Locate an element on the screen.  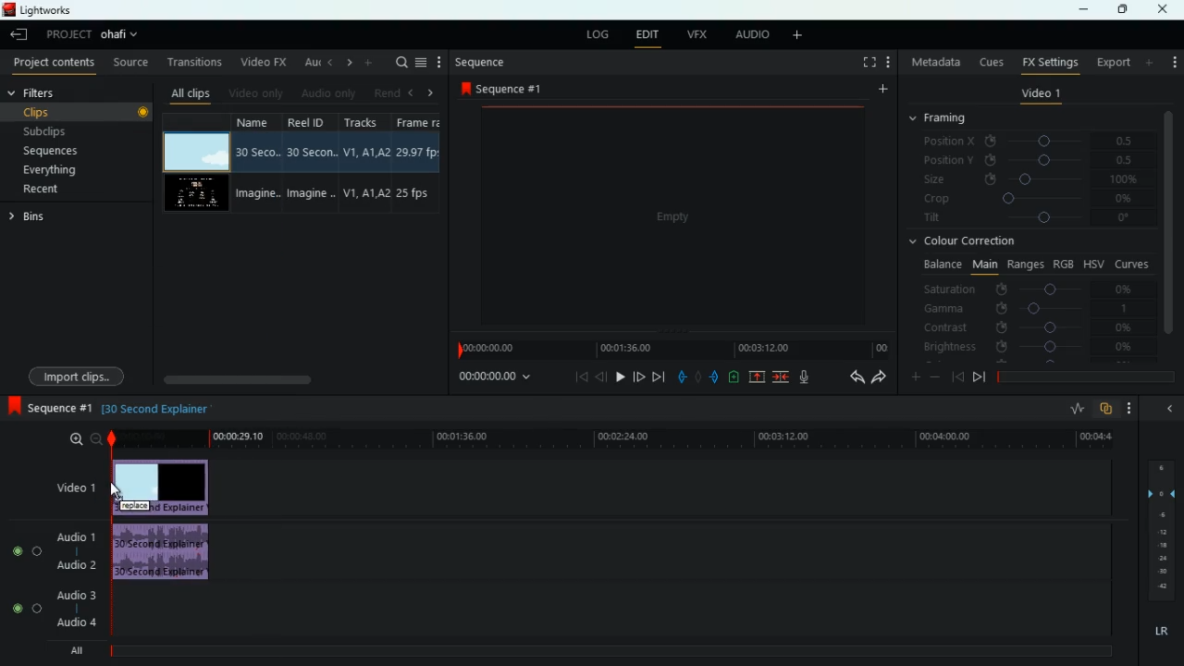
layers is located at coordinates (1159, 527).